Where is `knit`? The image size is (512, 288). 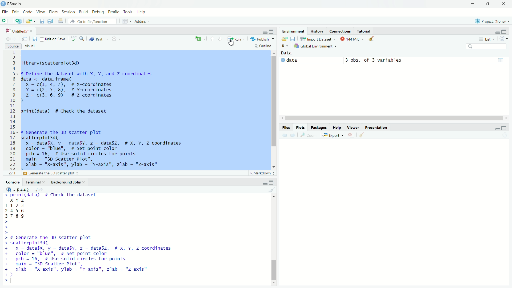
knit is located at coordinates (98, 38).